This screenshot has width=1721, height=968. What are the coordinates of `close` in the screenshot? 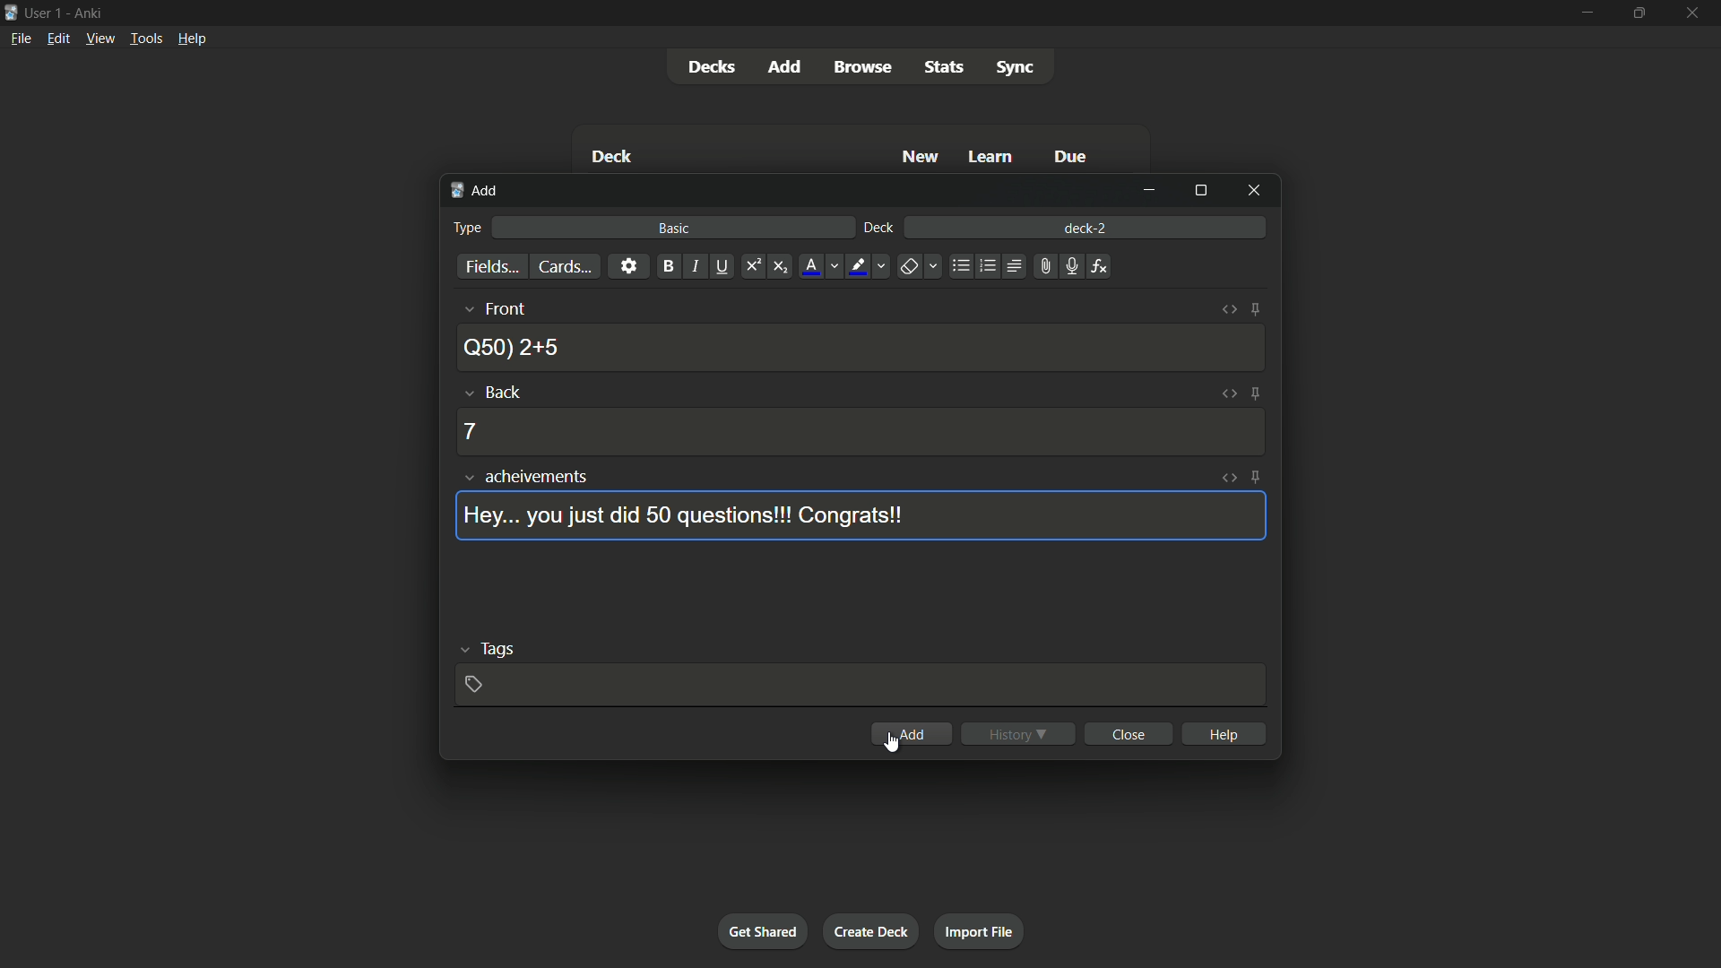 It's located at (1128, 733).